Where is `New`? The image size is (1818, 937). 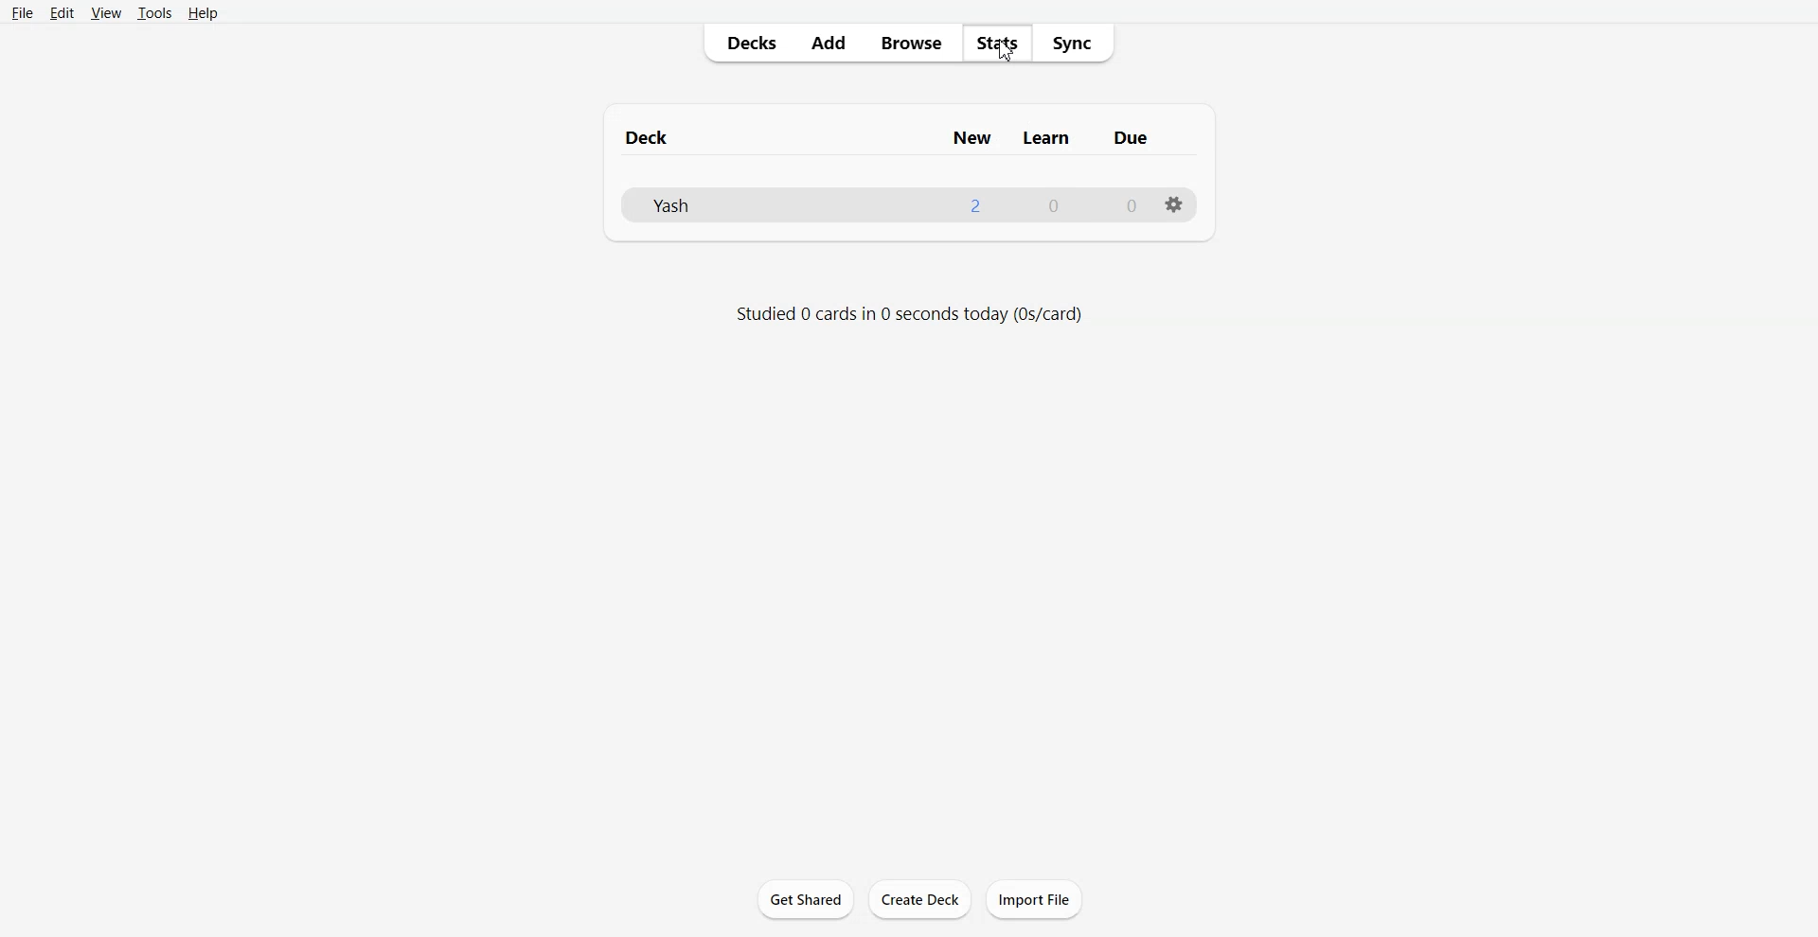
New is located at coordinates (971, 136).